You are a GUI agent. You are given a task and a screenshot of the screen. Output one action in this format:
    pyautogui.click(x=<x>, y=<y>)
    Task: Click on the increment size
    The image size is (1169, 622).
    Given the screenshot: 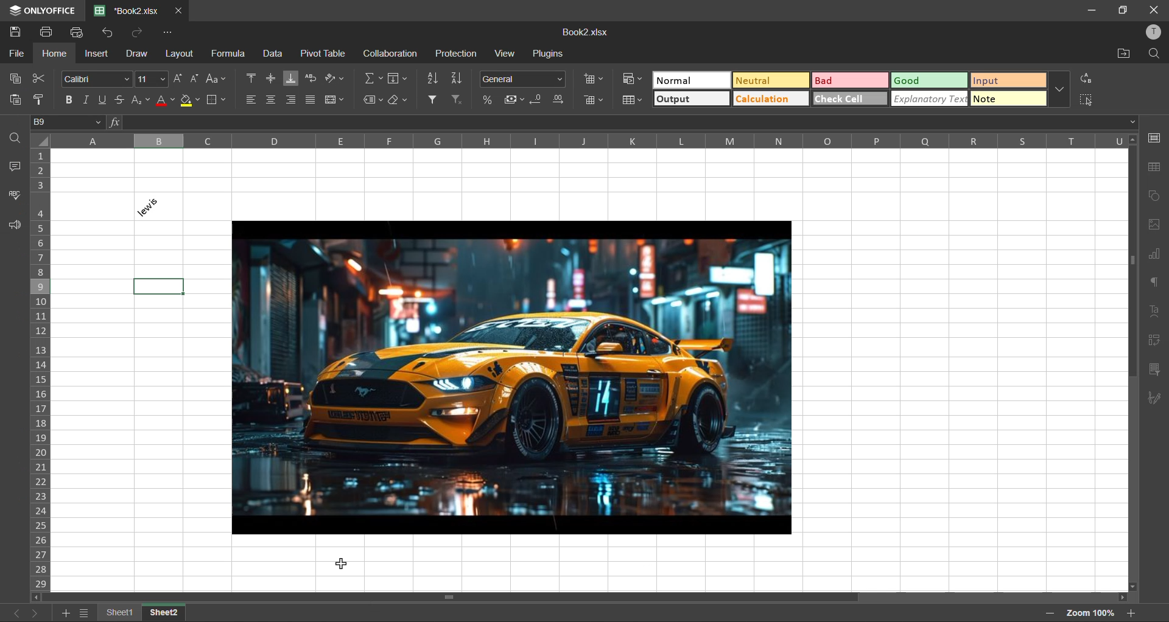 What is the action you would take?
    pyautogui.click(x=180, y=79)
    